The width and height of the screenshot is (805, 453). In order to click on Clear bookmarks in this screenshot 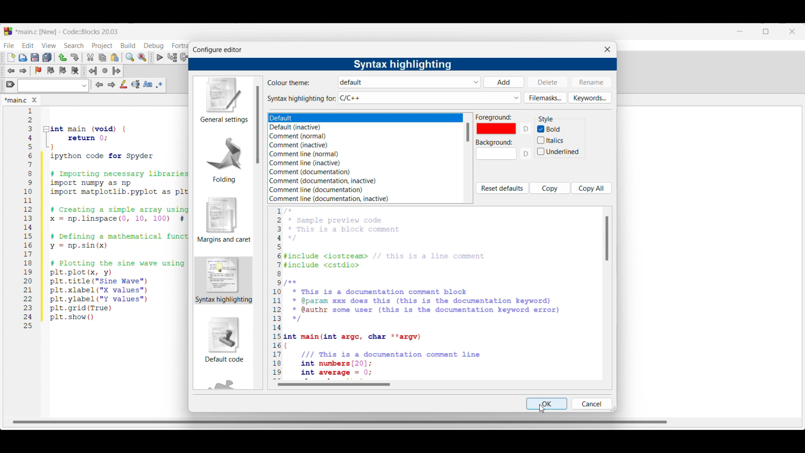, I will do `click(75, 71)`.